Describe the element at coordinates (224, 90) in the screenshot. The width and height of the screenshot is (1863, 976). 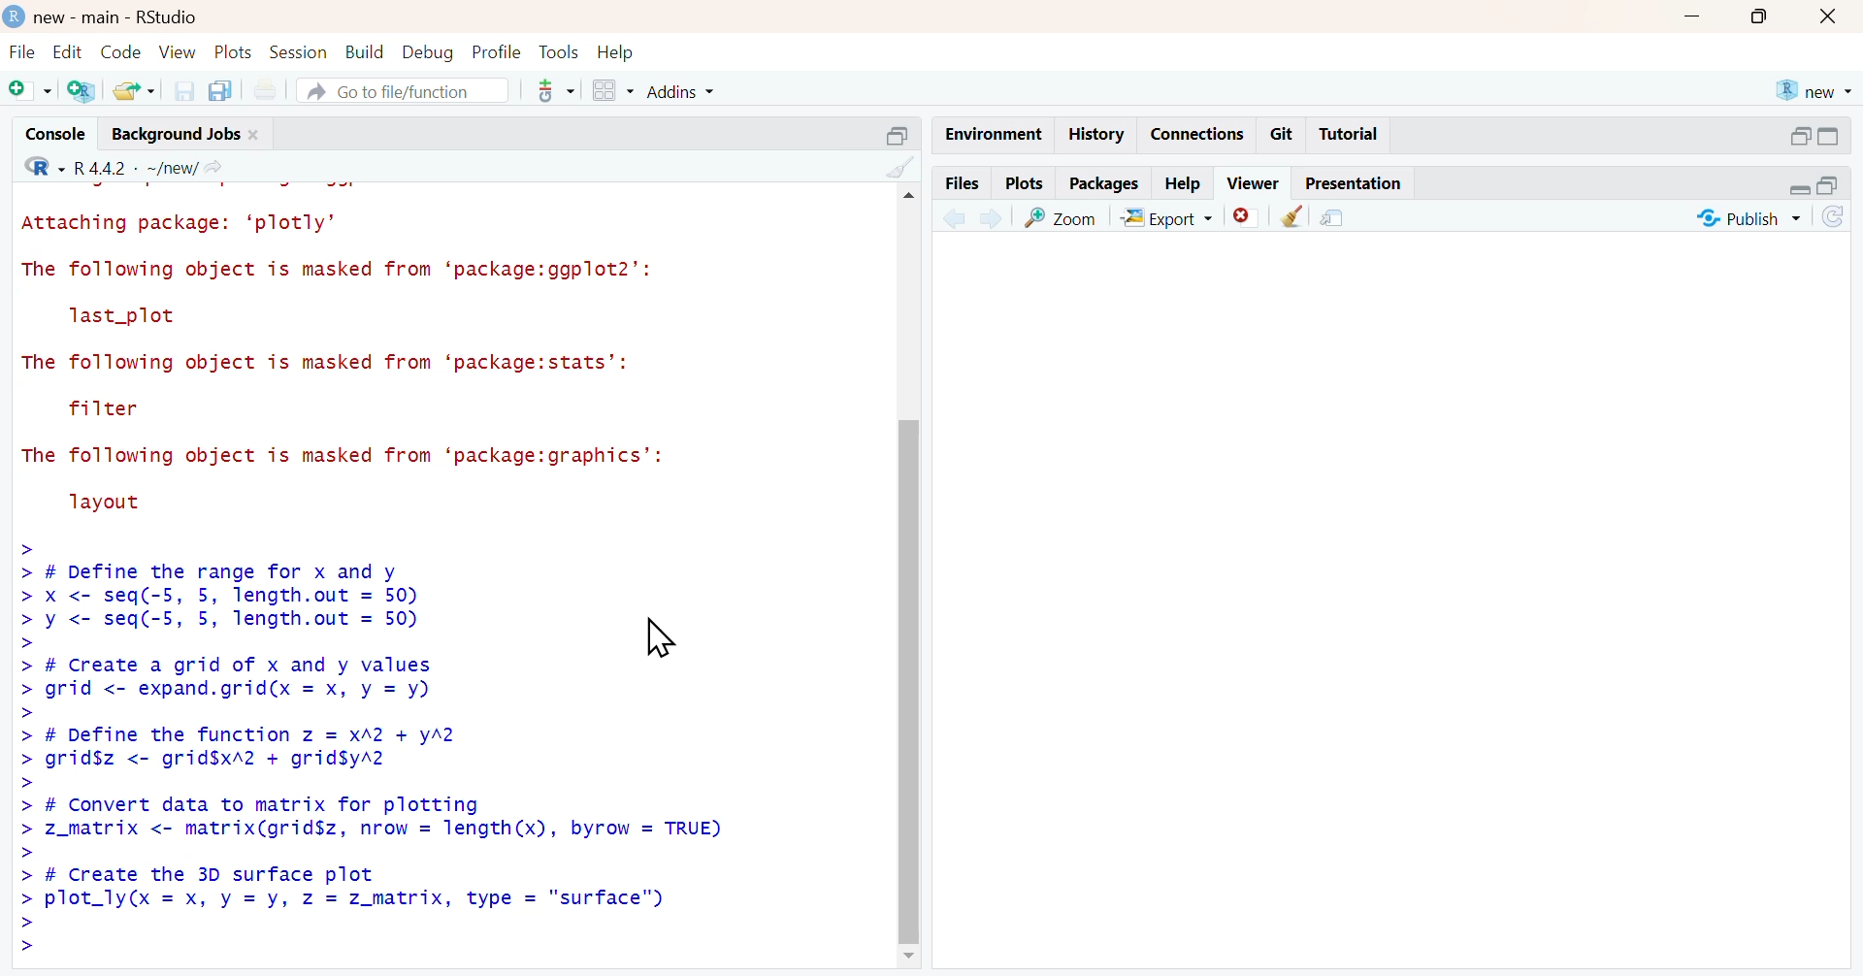
I see `save all open documents` at that location.